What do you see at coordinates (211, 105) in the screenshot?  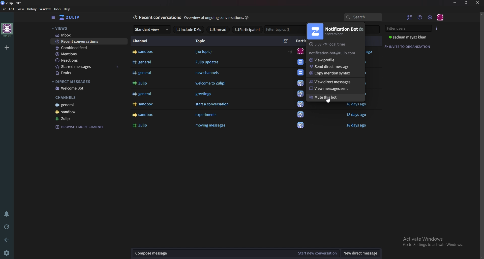 I see `start a conversation` at bounding box center [211, 105].